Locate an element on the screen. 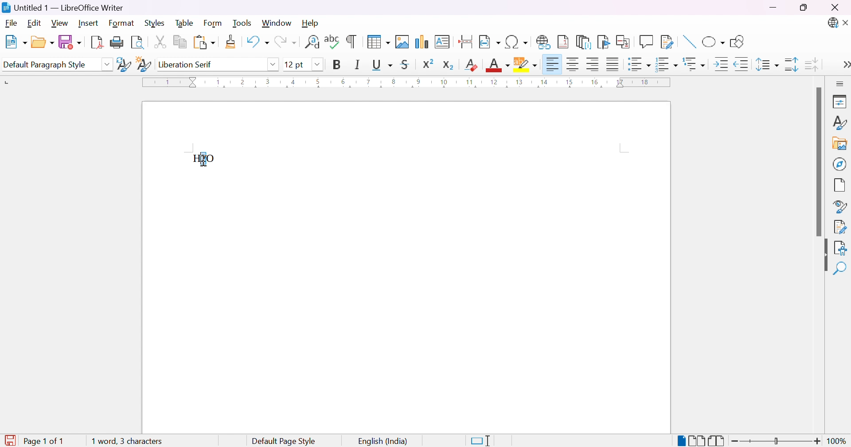 The height and width of the screenshot is (447, 851). Scroll bar is located at coordinates (818, 162).